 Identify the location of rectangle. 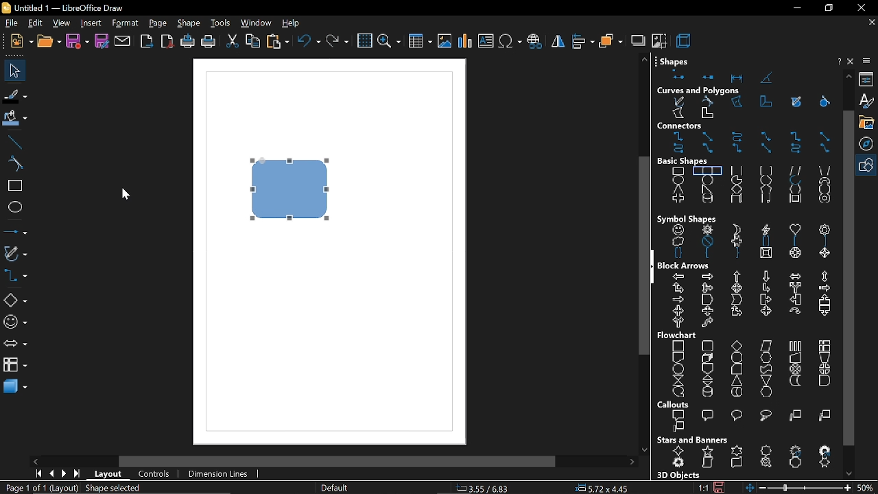
(15, 187).